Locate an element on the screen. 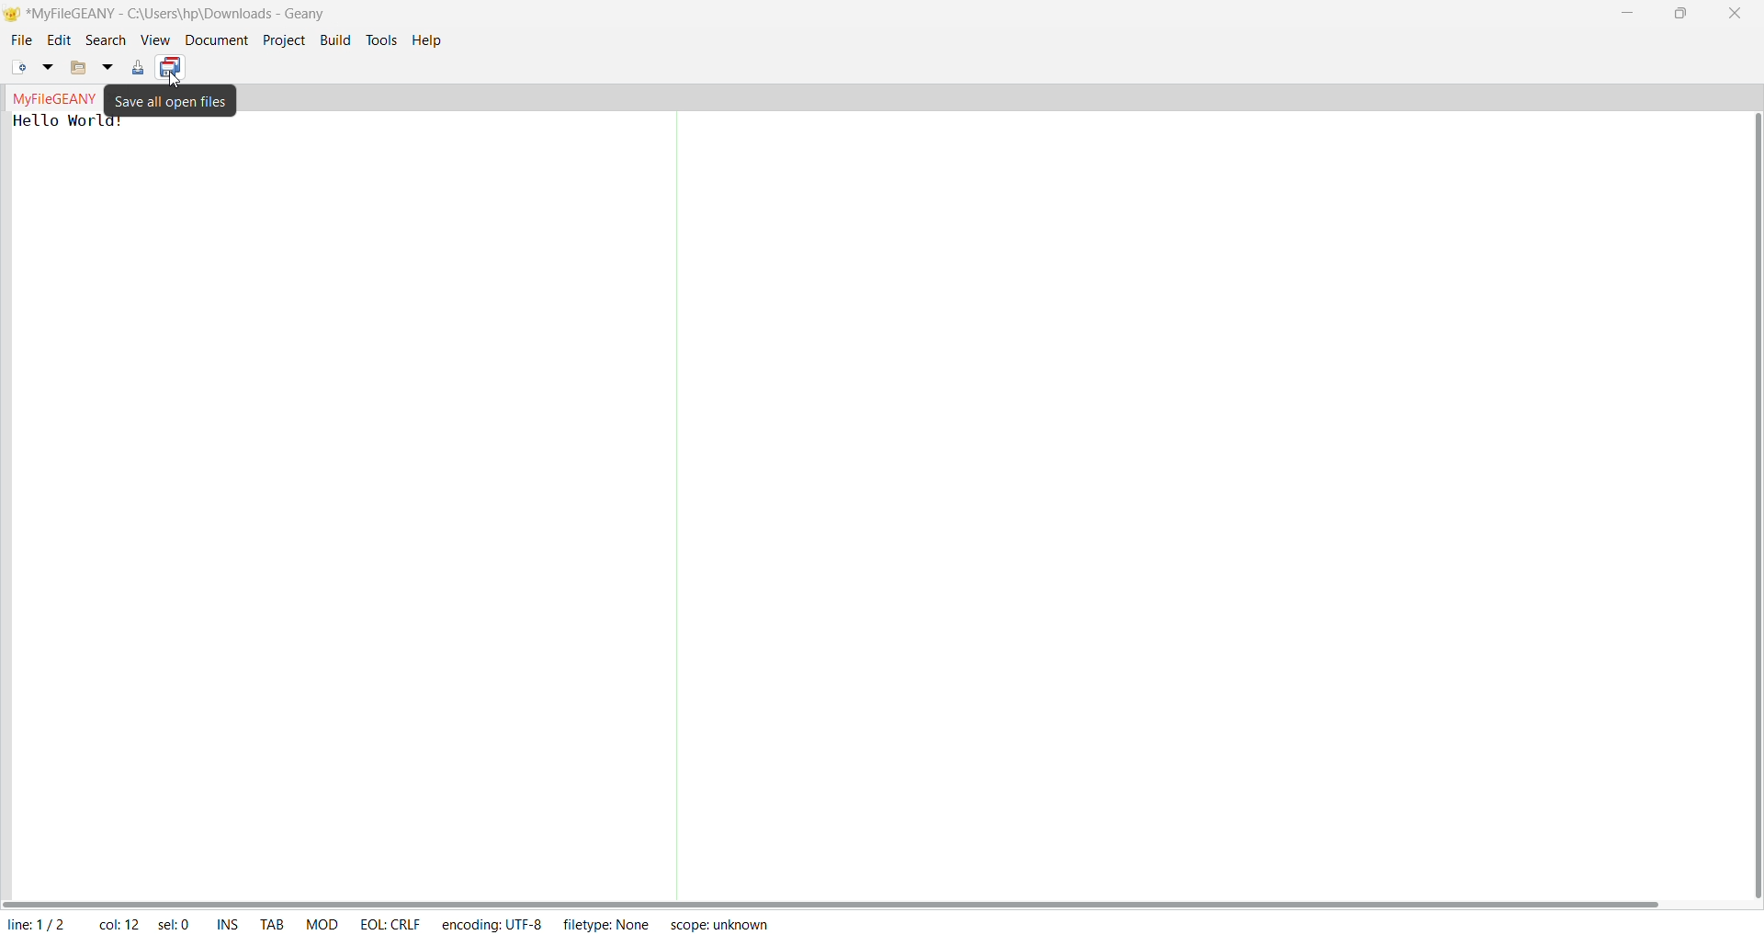  EOL: CRLF is located at coordinates (391, 924).